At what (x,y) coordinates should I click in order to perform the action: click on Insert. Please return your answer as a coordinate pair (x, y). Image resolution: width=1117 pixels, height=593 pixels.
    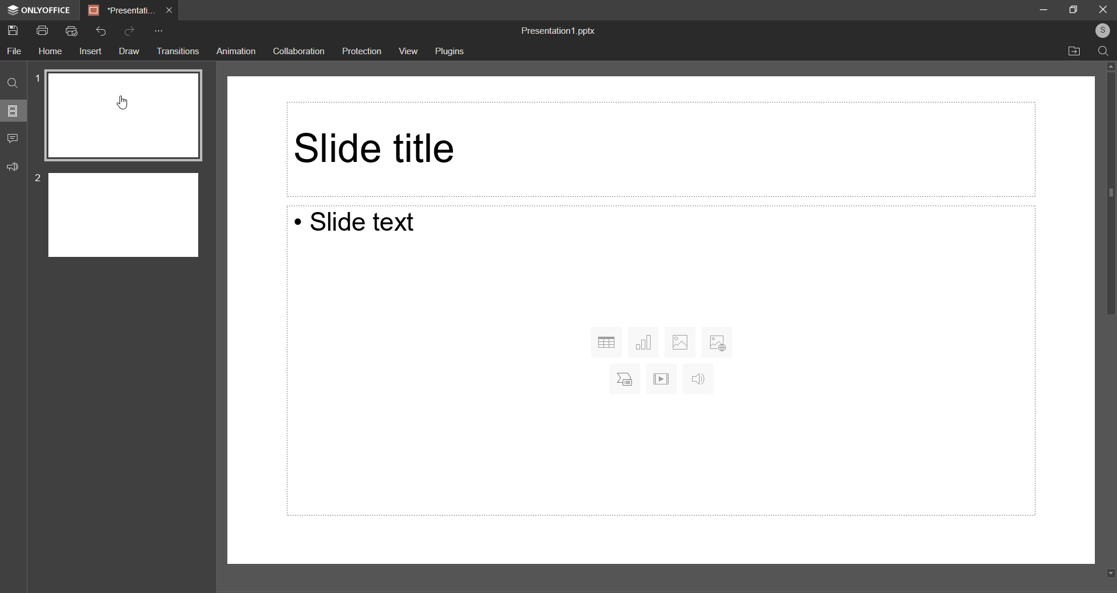
    Looking at the image, I should click on (90, 52).